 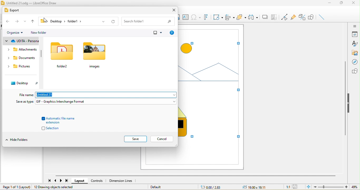 I want to click on navigator, so click(x=354, y=62).